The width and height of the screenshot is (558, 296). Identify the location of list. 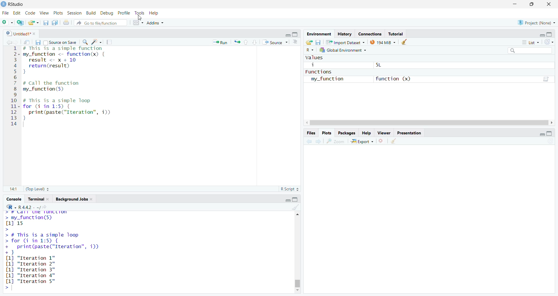
(530, 43).